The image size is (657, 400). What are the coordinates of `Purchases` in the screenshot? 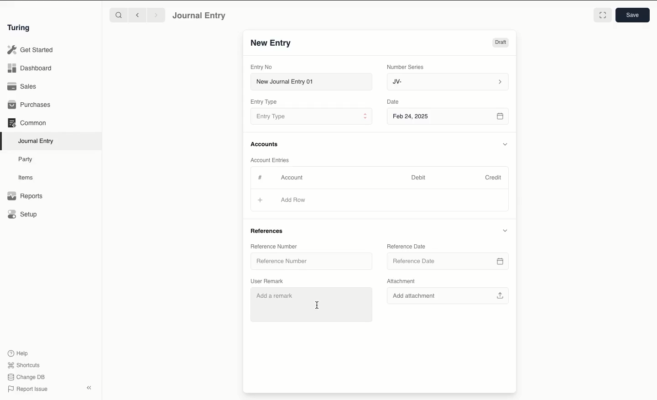 It's located at (30, 105).